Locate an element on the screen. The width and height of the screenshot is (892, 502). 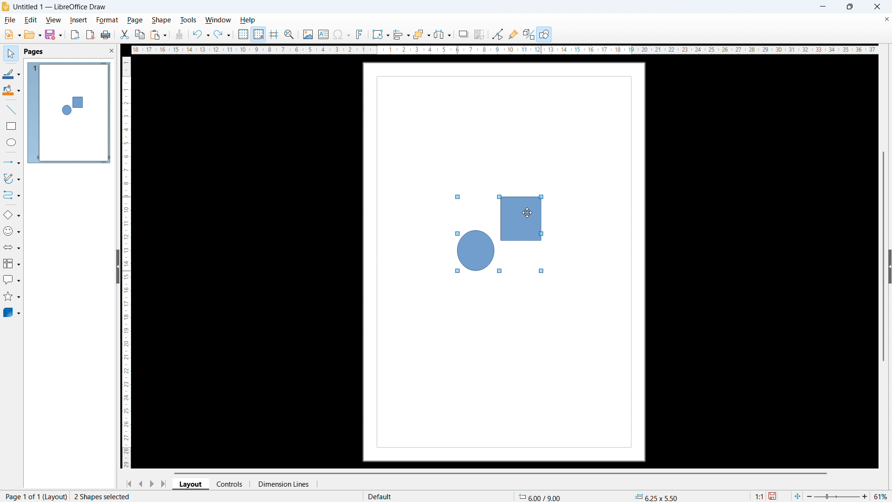
close pane is located at coordinates (111, 51).